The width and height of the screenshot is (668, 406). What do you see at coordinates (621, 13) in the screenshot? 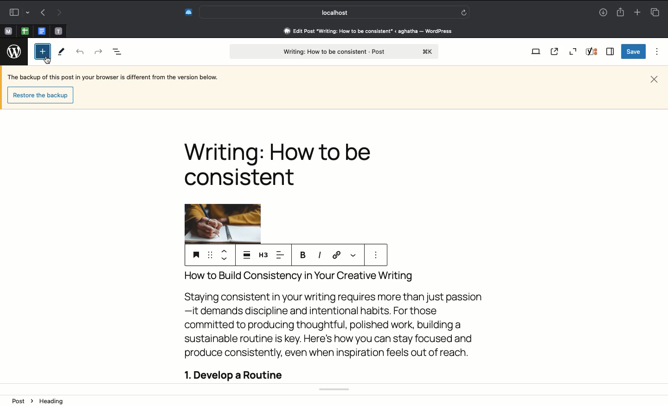
I see `Share` at bounding box center [621, 13].